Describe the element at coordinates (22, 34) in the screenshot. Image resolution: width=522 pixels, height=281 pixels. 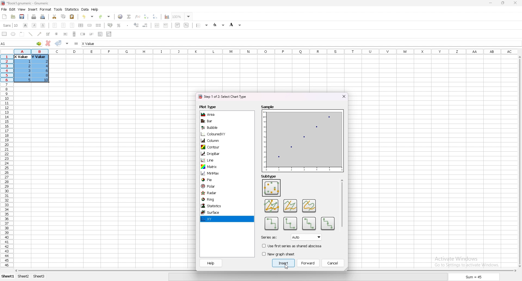
I see `frame` at that location.